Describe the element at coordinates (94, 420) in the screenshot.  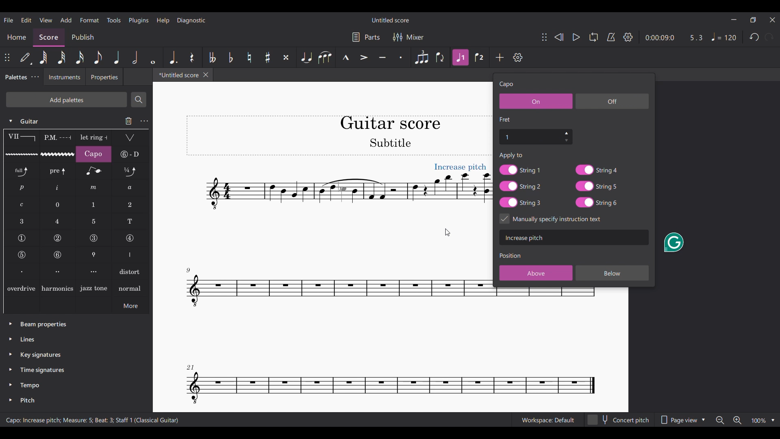
I see `Instruction changed` at that location.